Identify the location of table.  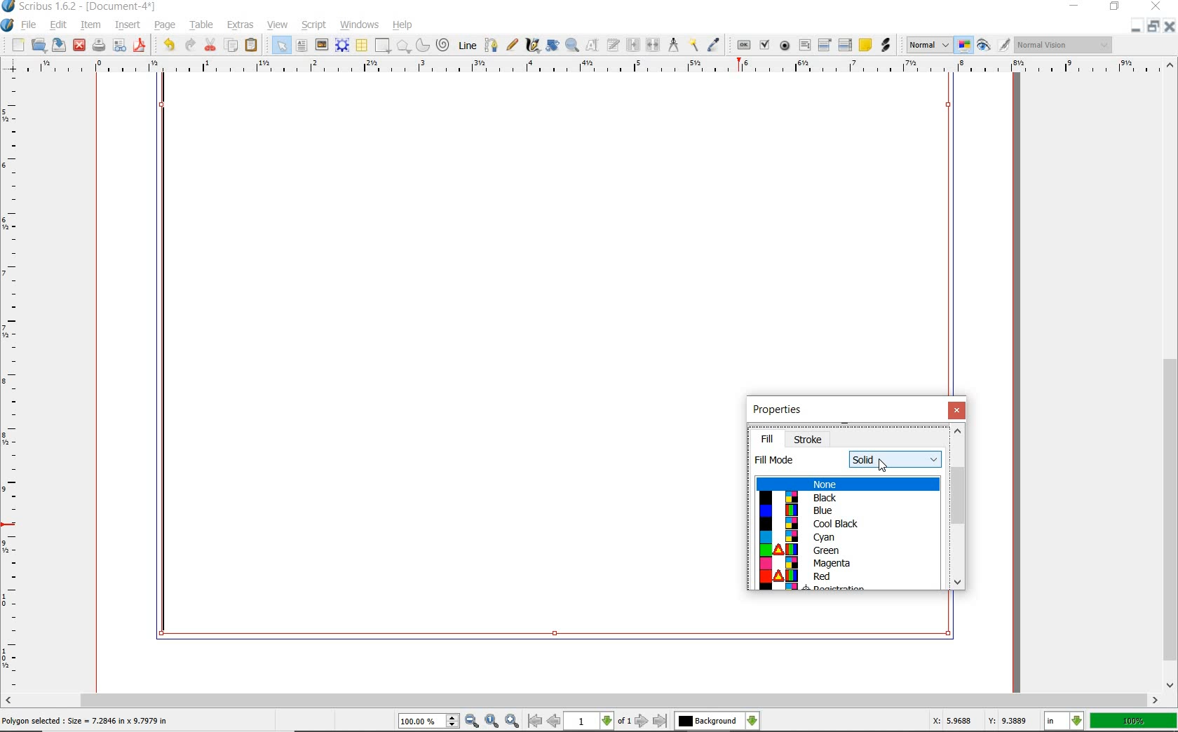
(362, 46).